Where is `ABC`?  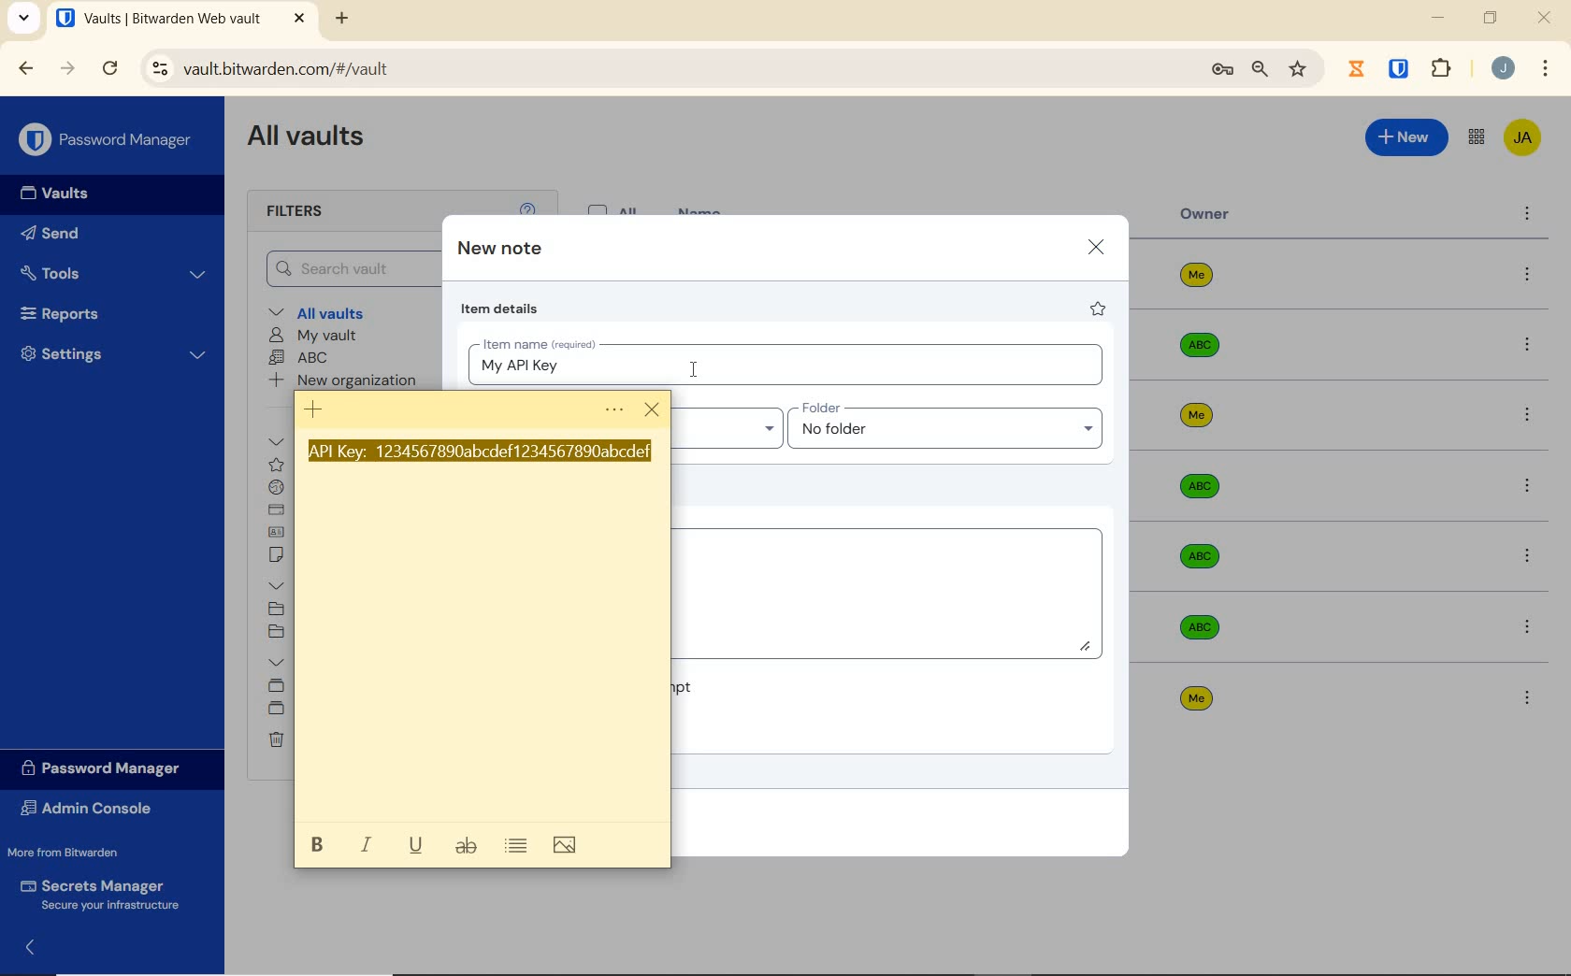
ABC is located at coordinates (302, 359).